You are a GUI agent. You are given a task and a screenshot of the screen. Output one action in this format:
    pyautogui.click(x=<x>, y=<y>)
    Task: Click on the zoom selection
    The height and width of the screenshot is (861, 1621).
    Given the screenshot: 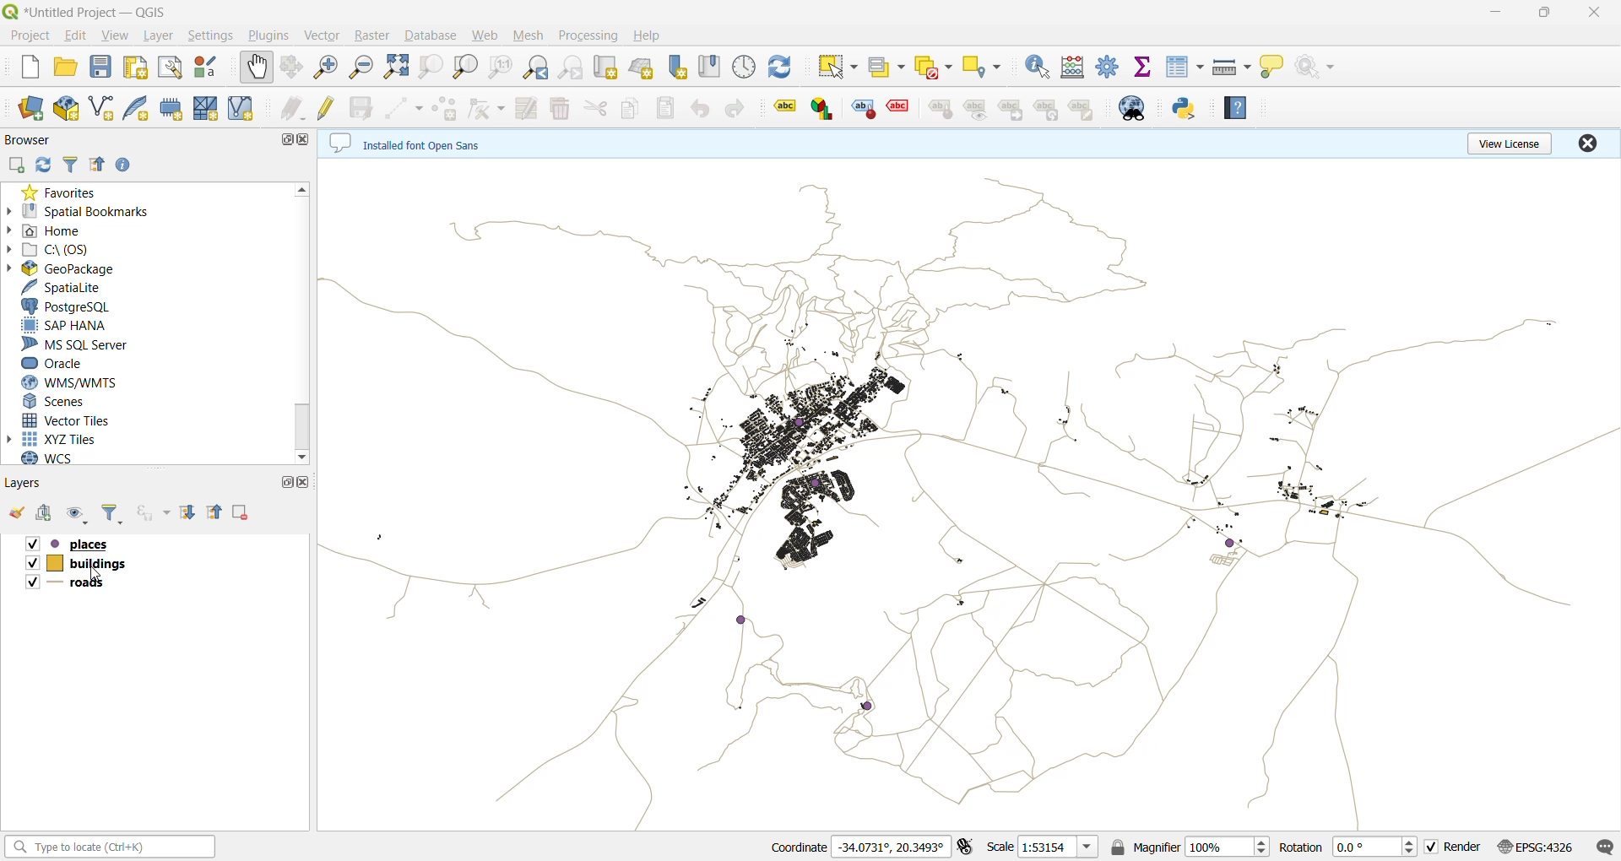 What is the action you would take?
    pyautogui.click(x=431, y=69)
    